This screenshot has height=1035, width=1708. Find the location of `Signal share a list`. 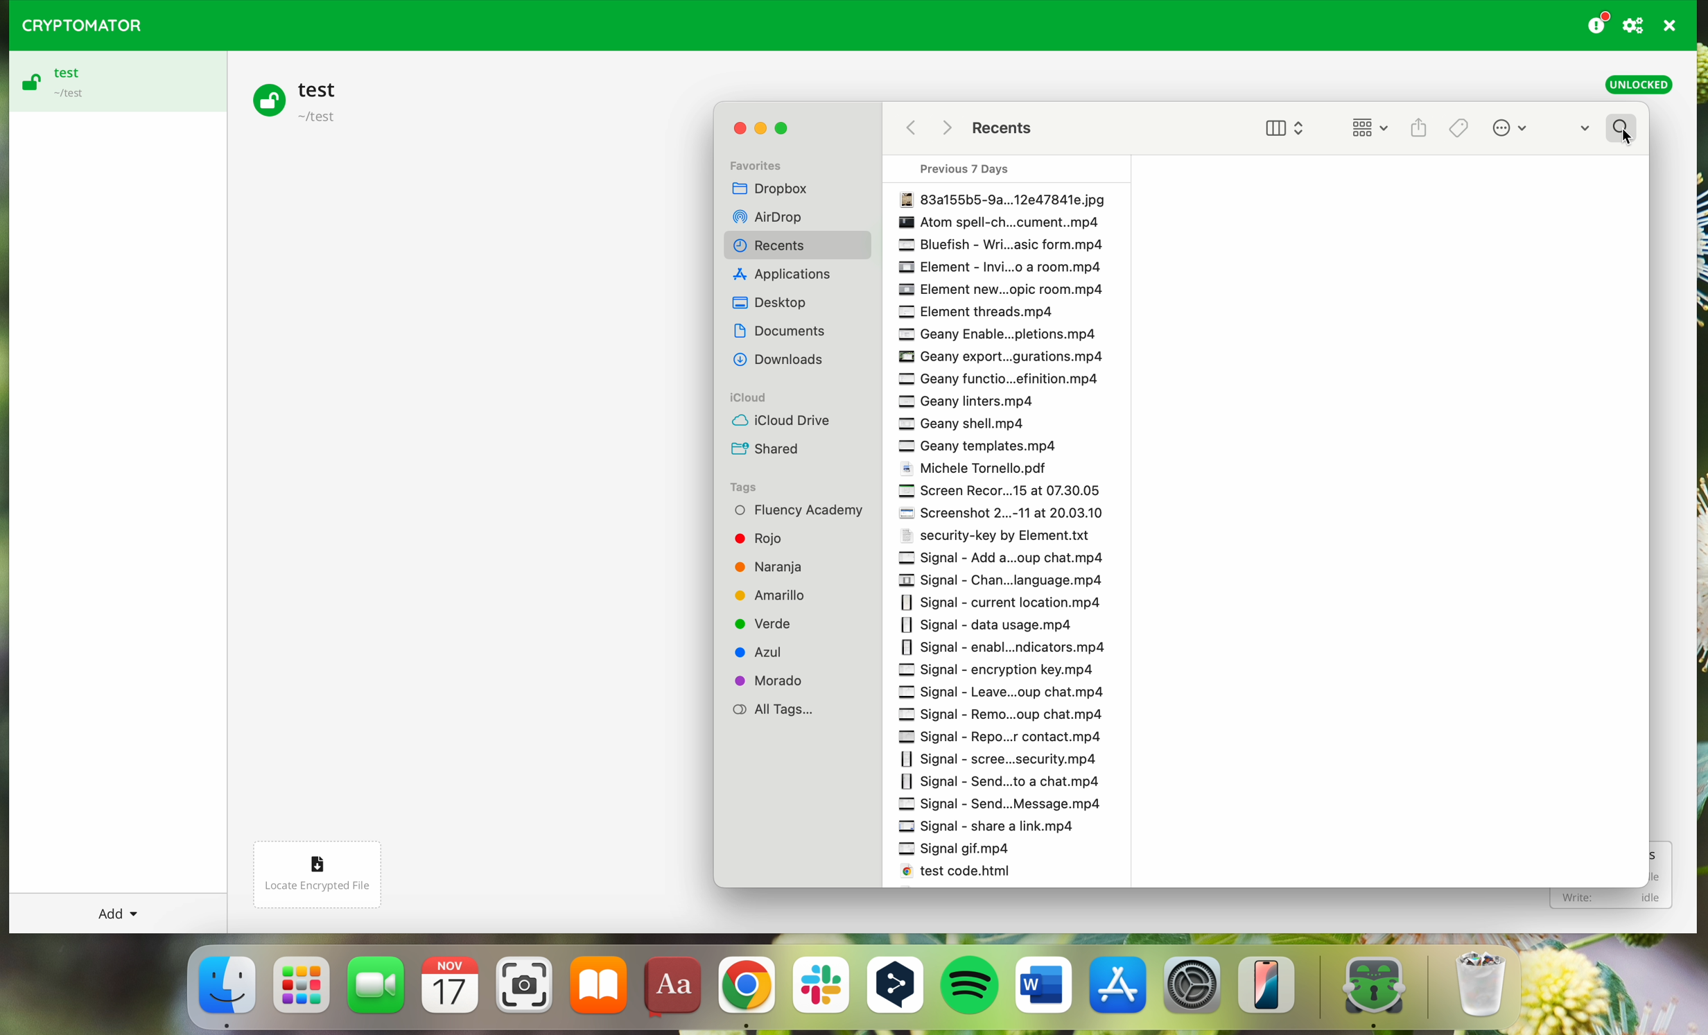

Signal share a list is located at coordinates (996, 827).